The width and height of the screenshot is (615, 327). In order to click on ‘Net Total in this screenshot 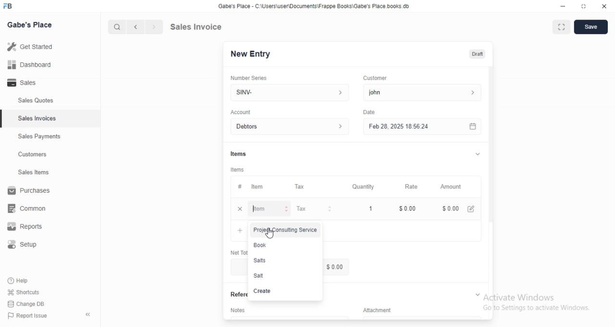, I will do `click(237, 251)`.